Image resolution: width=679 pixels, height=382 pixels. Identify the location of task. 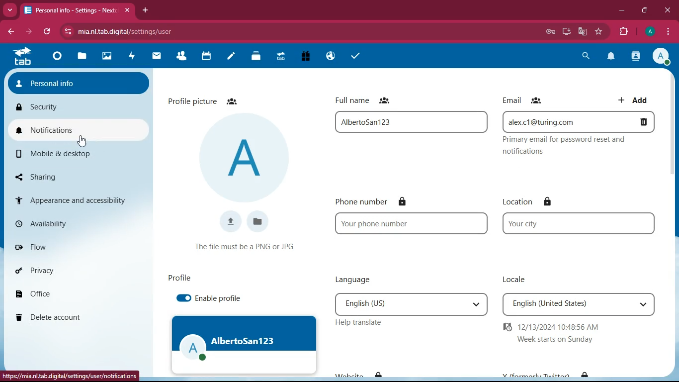
(358, 57).